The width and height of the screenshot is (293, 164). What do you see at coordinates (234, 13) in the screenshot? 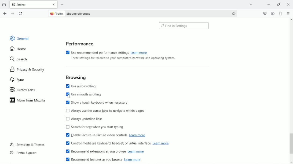
I see `Bookmark this page` at bounding box center [234, 13].